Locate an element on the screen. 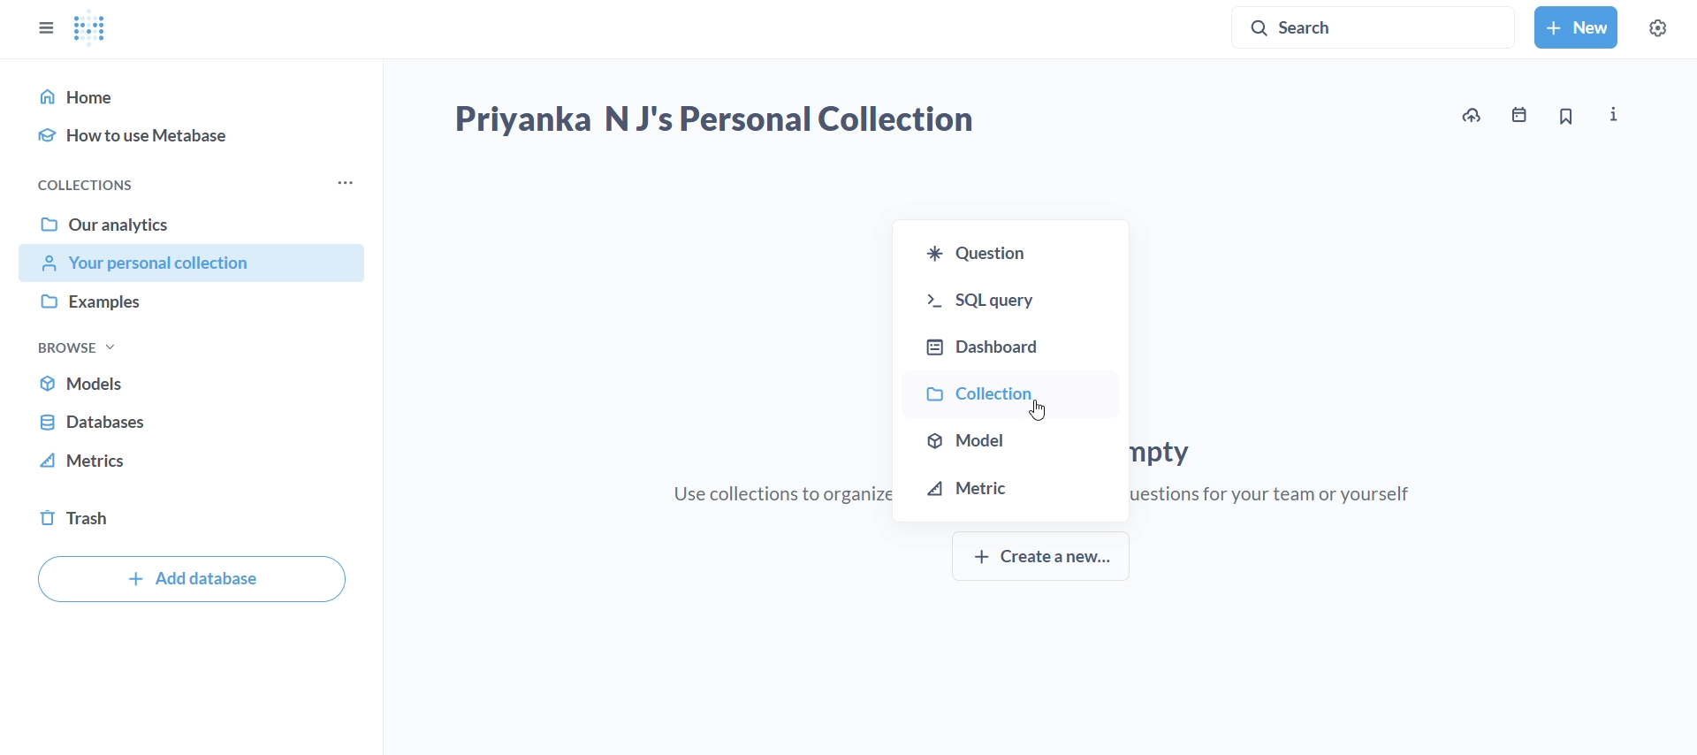  new collection is located at coordinates (1578, 27).